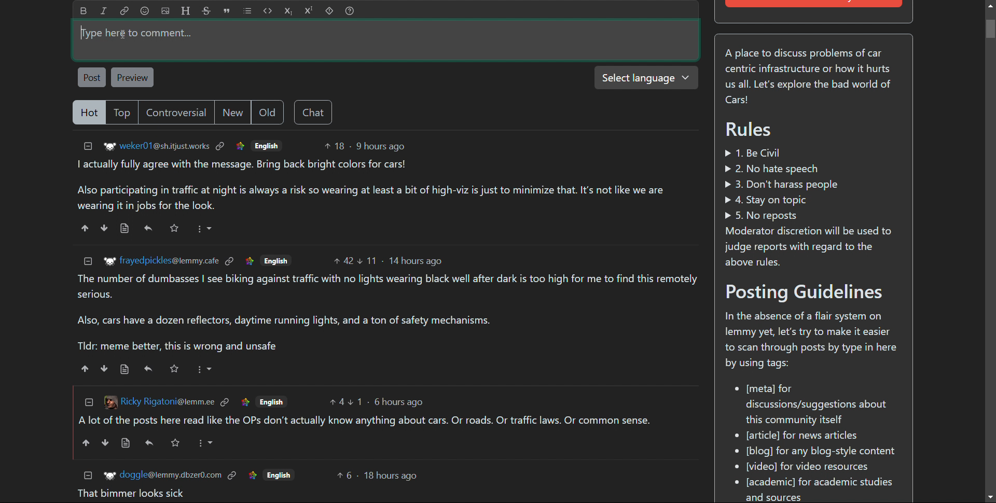 The width and height of the screenshot is (996, 503). I want to click on link, so click(125, 11).